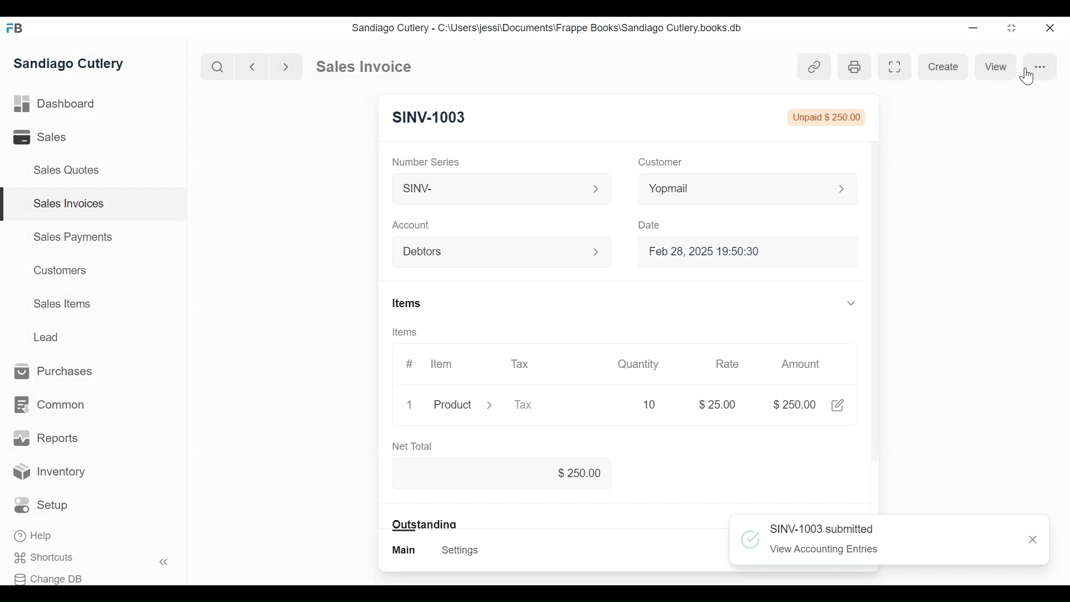  Describe the element at coordinates (412, 365) in the screenshot. I see `#` at that location.